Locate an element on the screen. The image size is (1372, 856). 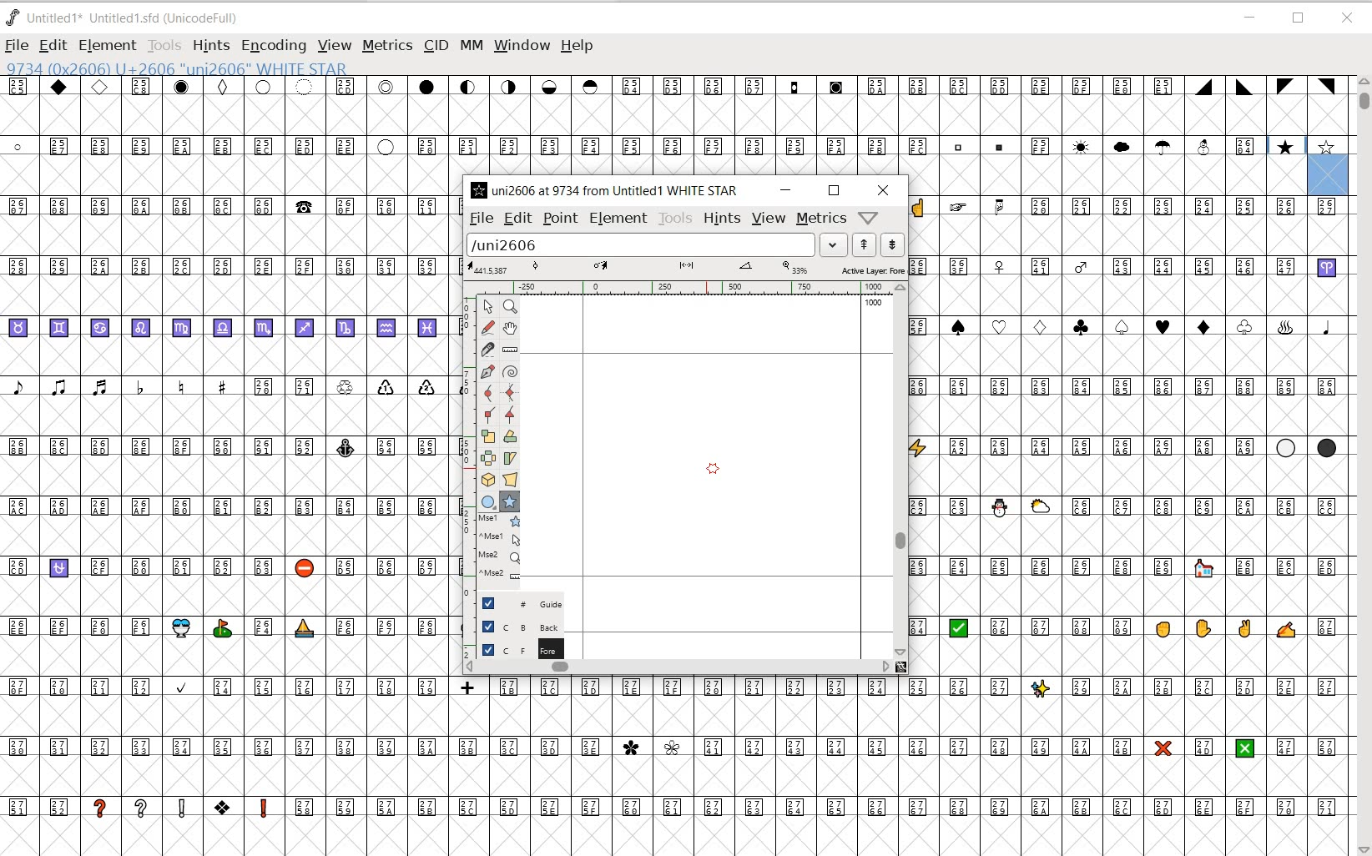
SELECT THE SELECTION is located at coordinates (487, 438).